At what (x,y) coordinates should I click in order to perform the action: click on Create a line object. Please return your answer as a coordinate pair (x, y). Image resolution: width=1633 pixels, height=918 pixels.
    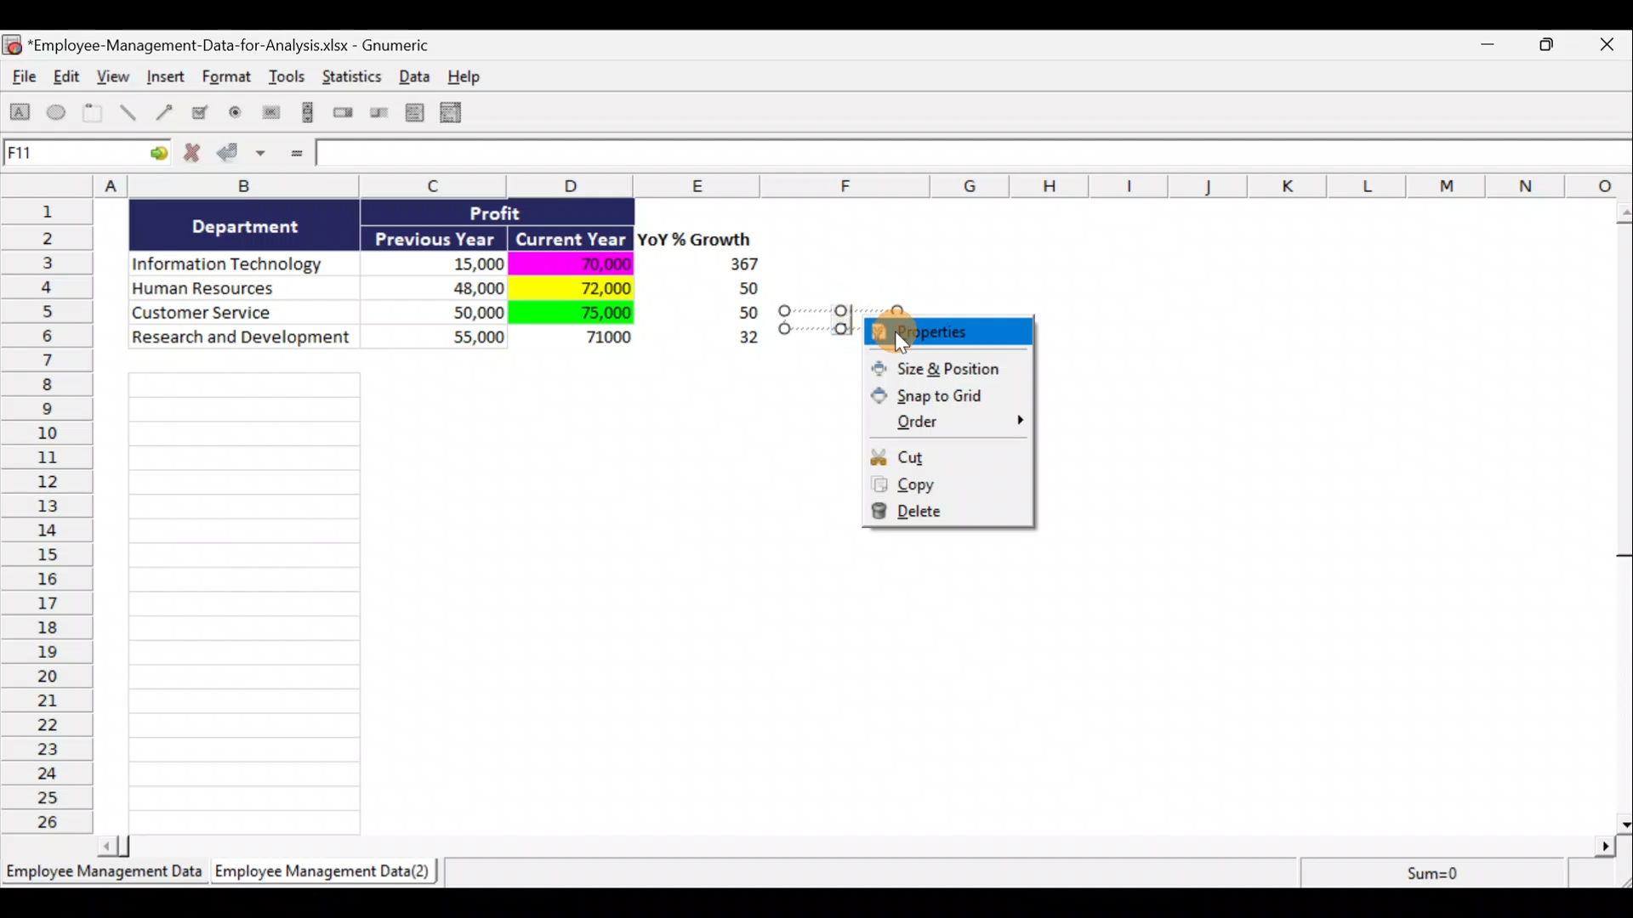
    Looking at the image, I should click on (131, 113).